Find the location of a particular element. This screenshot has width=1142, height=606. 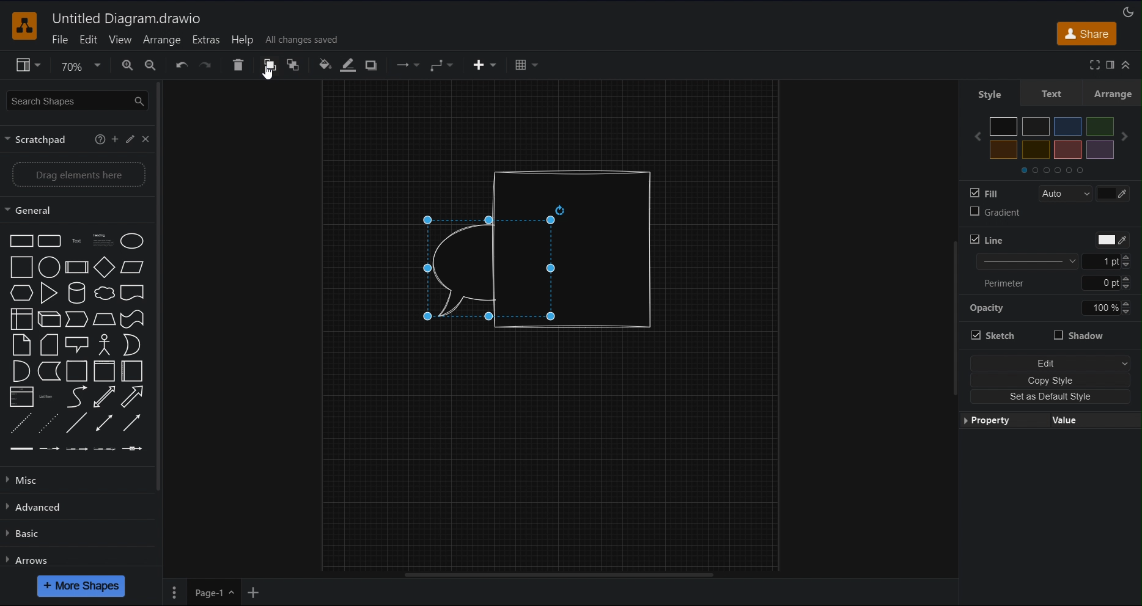

Next color set is located at coordinates (1124, 136).